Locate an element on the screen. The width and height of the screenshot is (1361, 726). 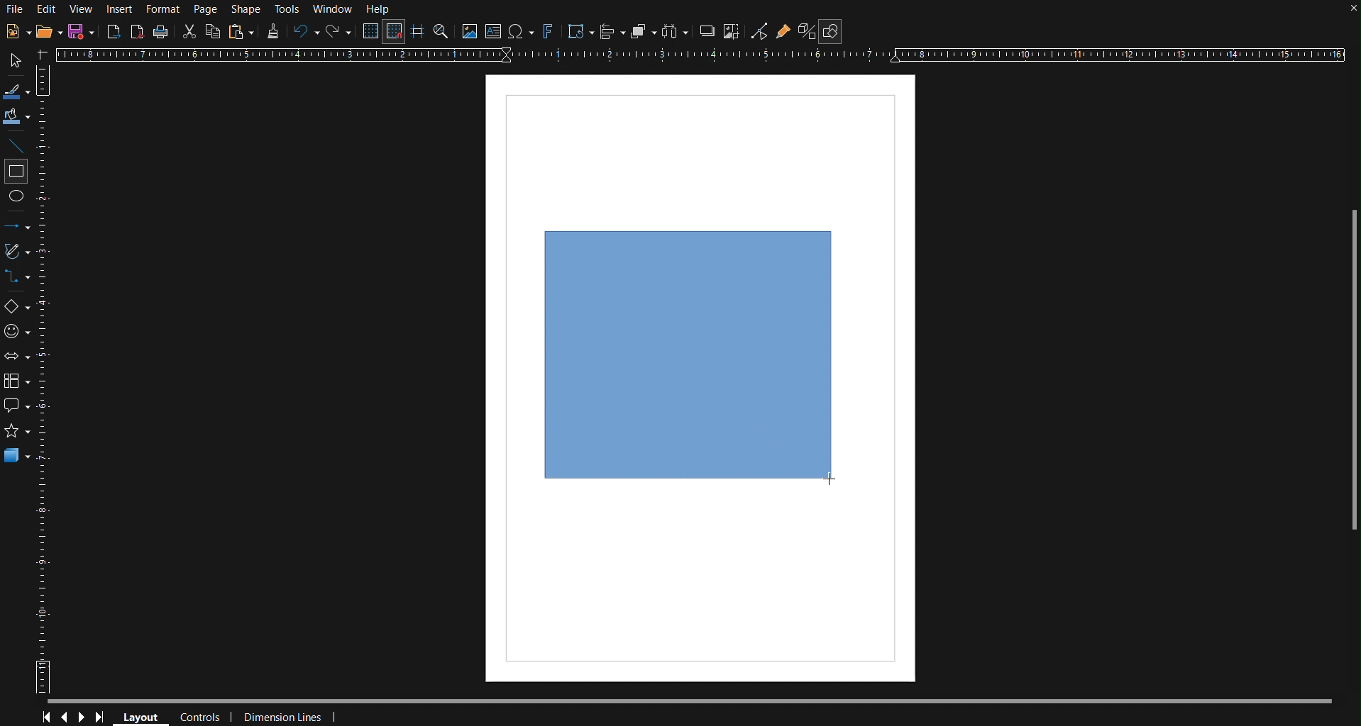
Lines and Arrows is located at coordinates (18, 226).